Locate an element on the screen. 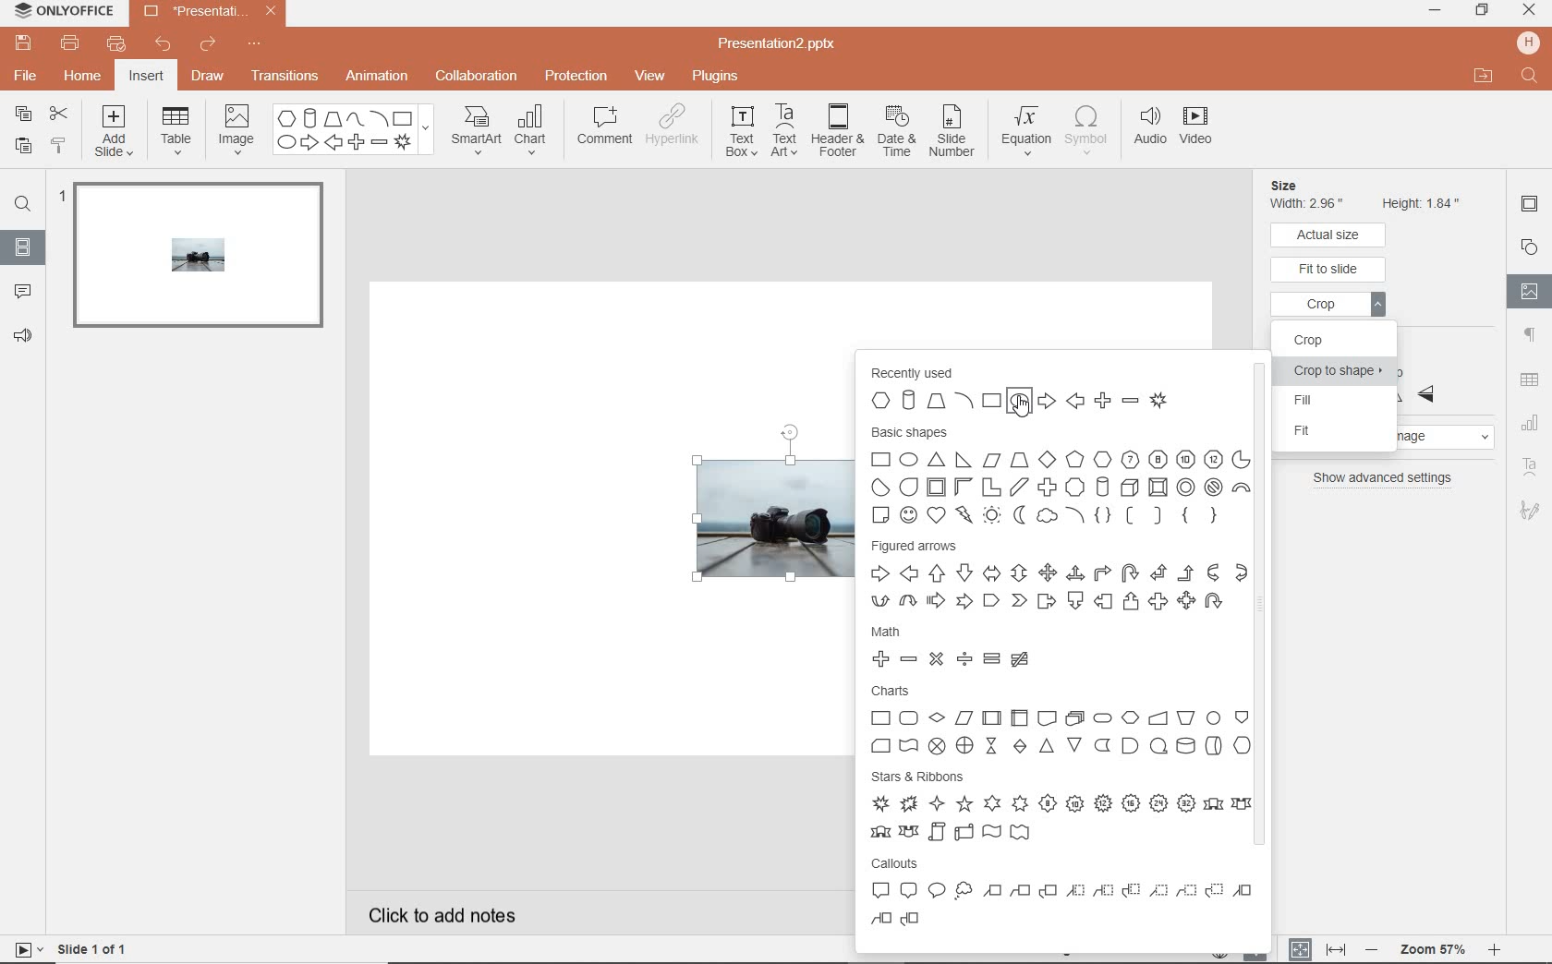  fit to page orwidth is located at coordinates (1316, 948).